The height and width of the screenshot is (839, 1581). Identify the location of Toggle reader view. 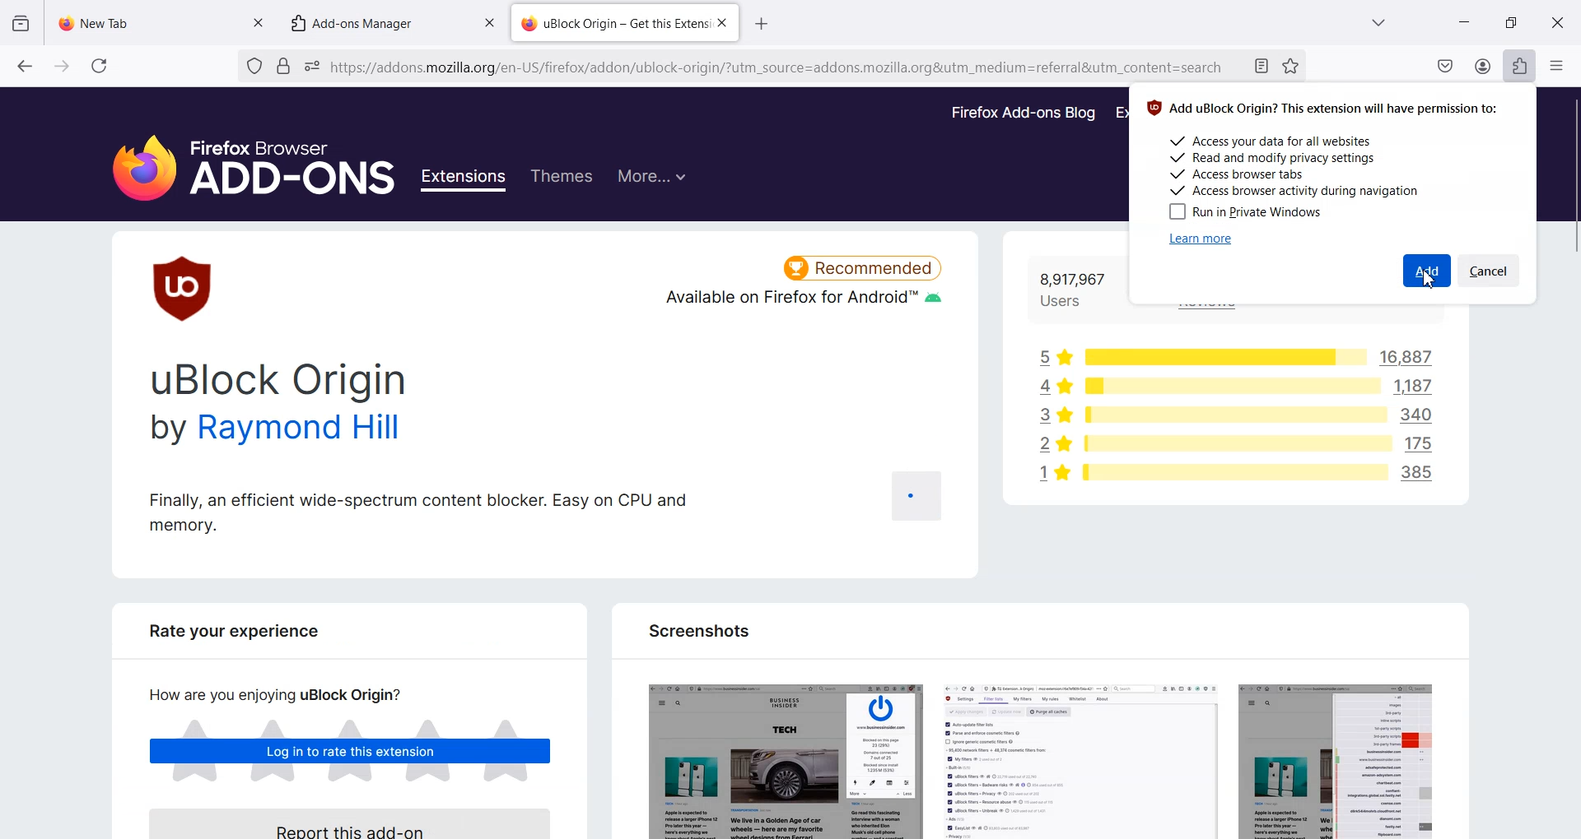
(1262, 67).